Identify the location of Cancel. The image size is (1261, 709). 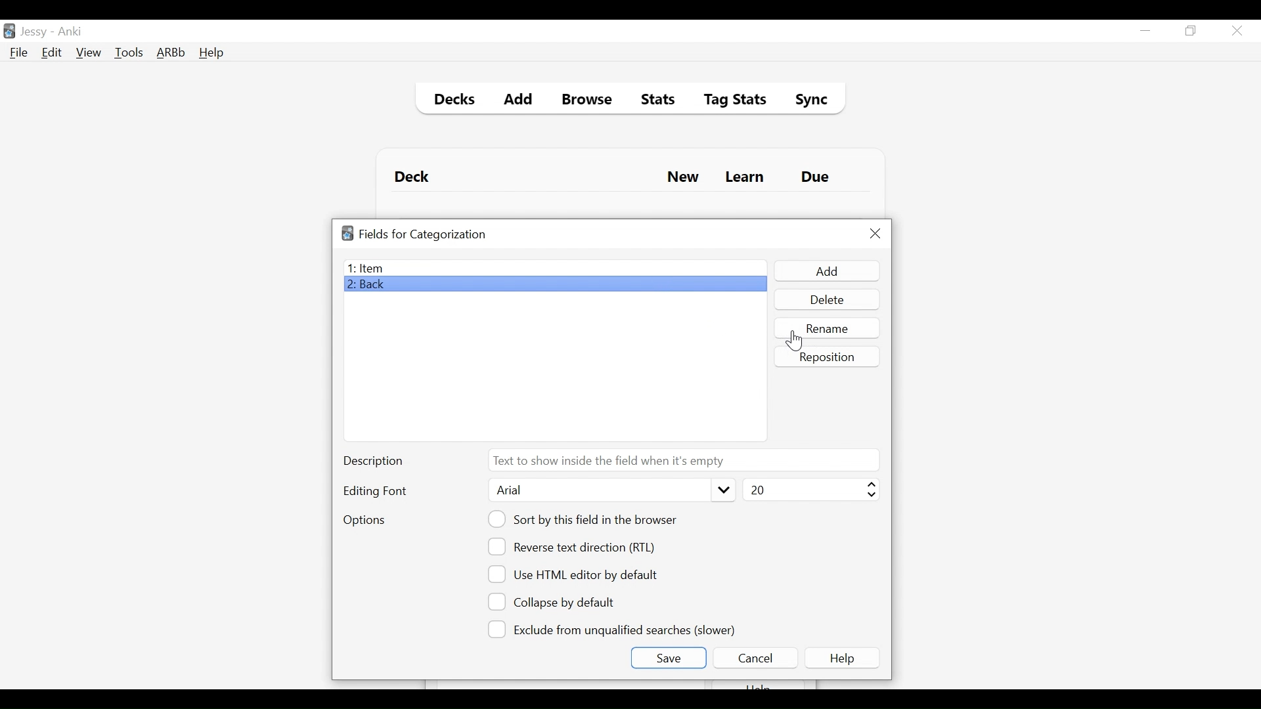
(755, 658).